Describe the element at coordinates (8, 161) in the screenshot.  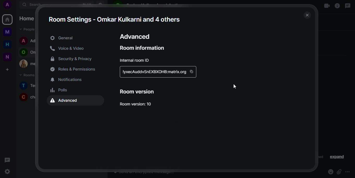
I see `threads` at that location.